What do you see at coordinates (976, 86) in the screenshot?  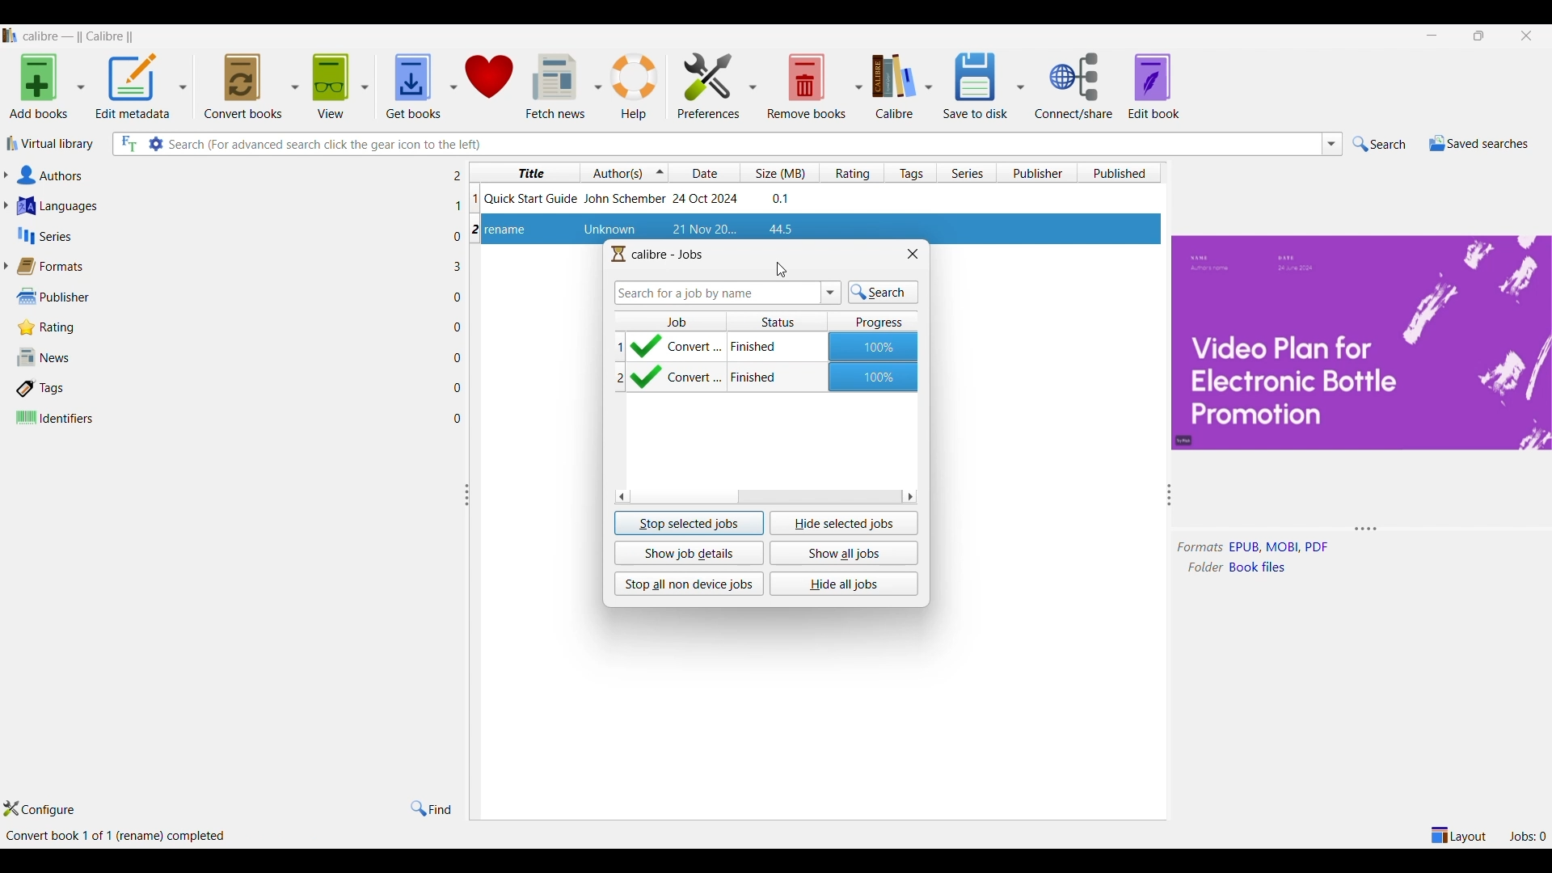 I see `Save to disk` at bounding box center [976, 86].